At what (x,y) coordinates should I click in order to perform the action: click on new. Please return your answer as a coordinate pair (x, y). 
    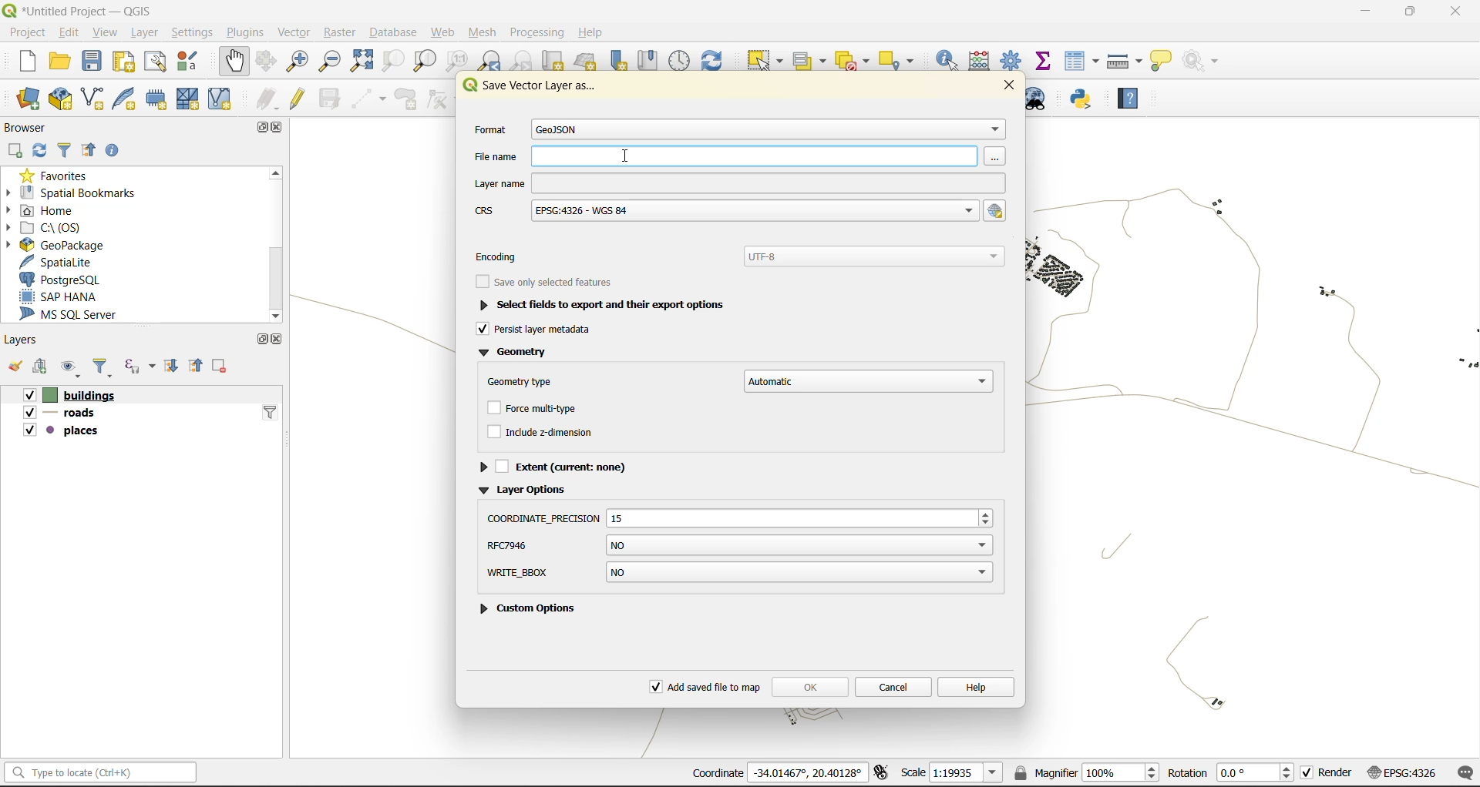
    Looking at the image, I should click on (27, 62).